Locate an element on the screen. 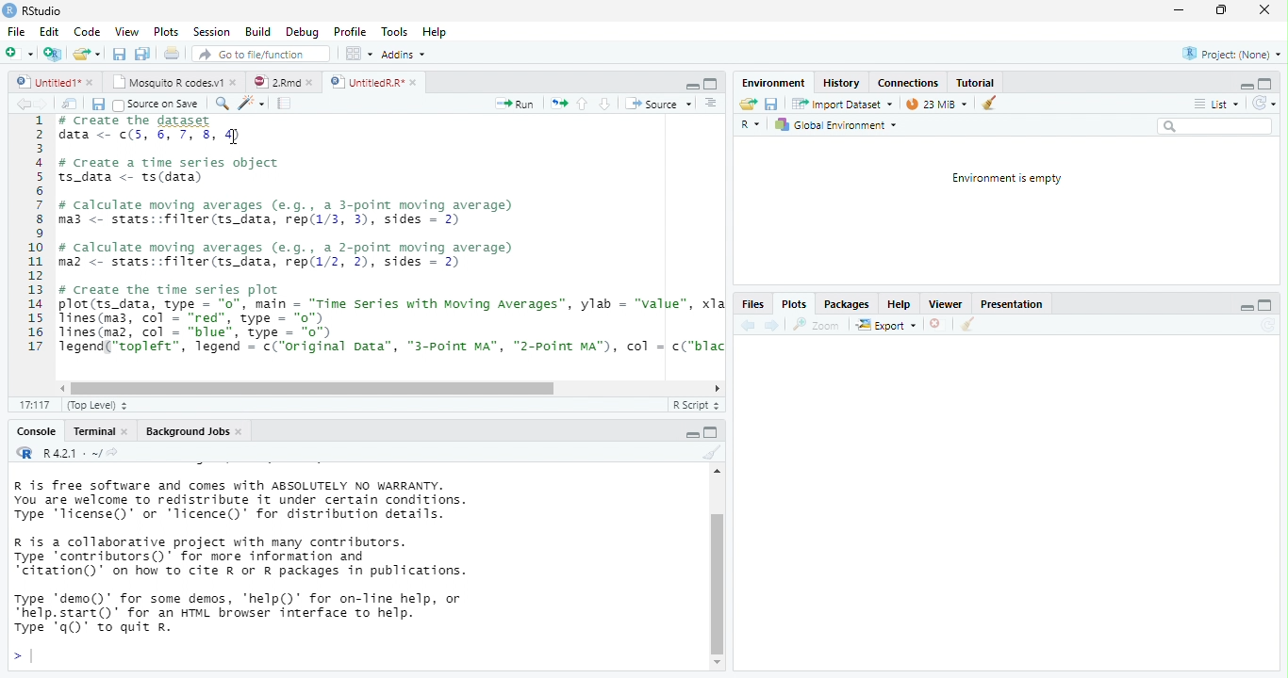 Image resolution: width=1288 pixels, height=678 pixels. close is located at coordinates (938, 326).